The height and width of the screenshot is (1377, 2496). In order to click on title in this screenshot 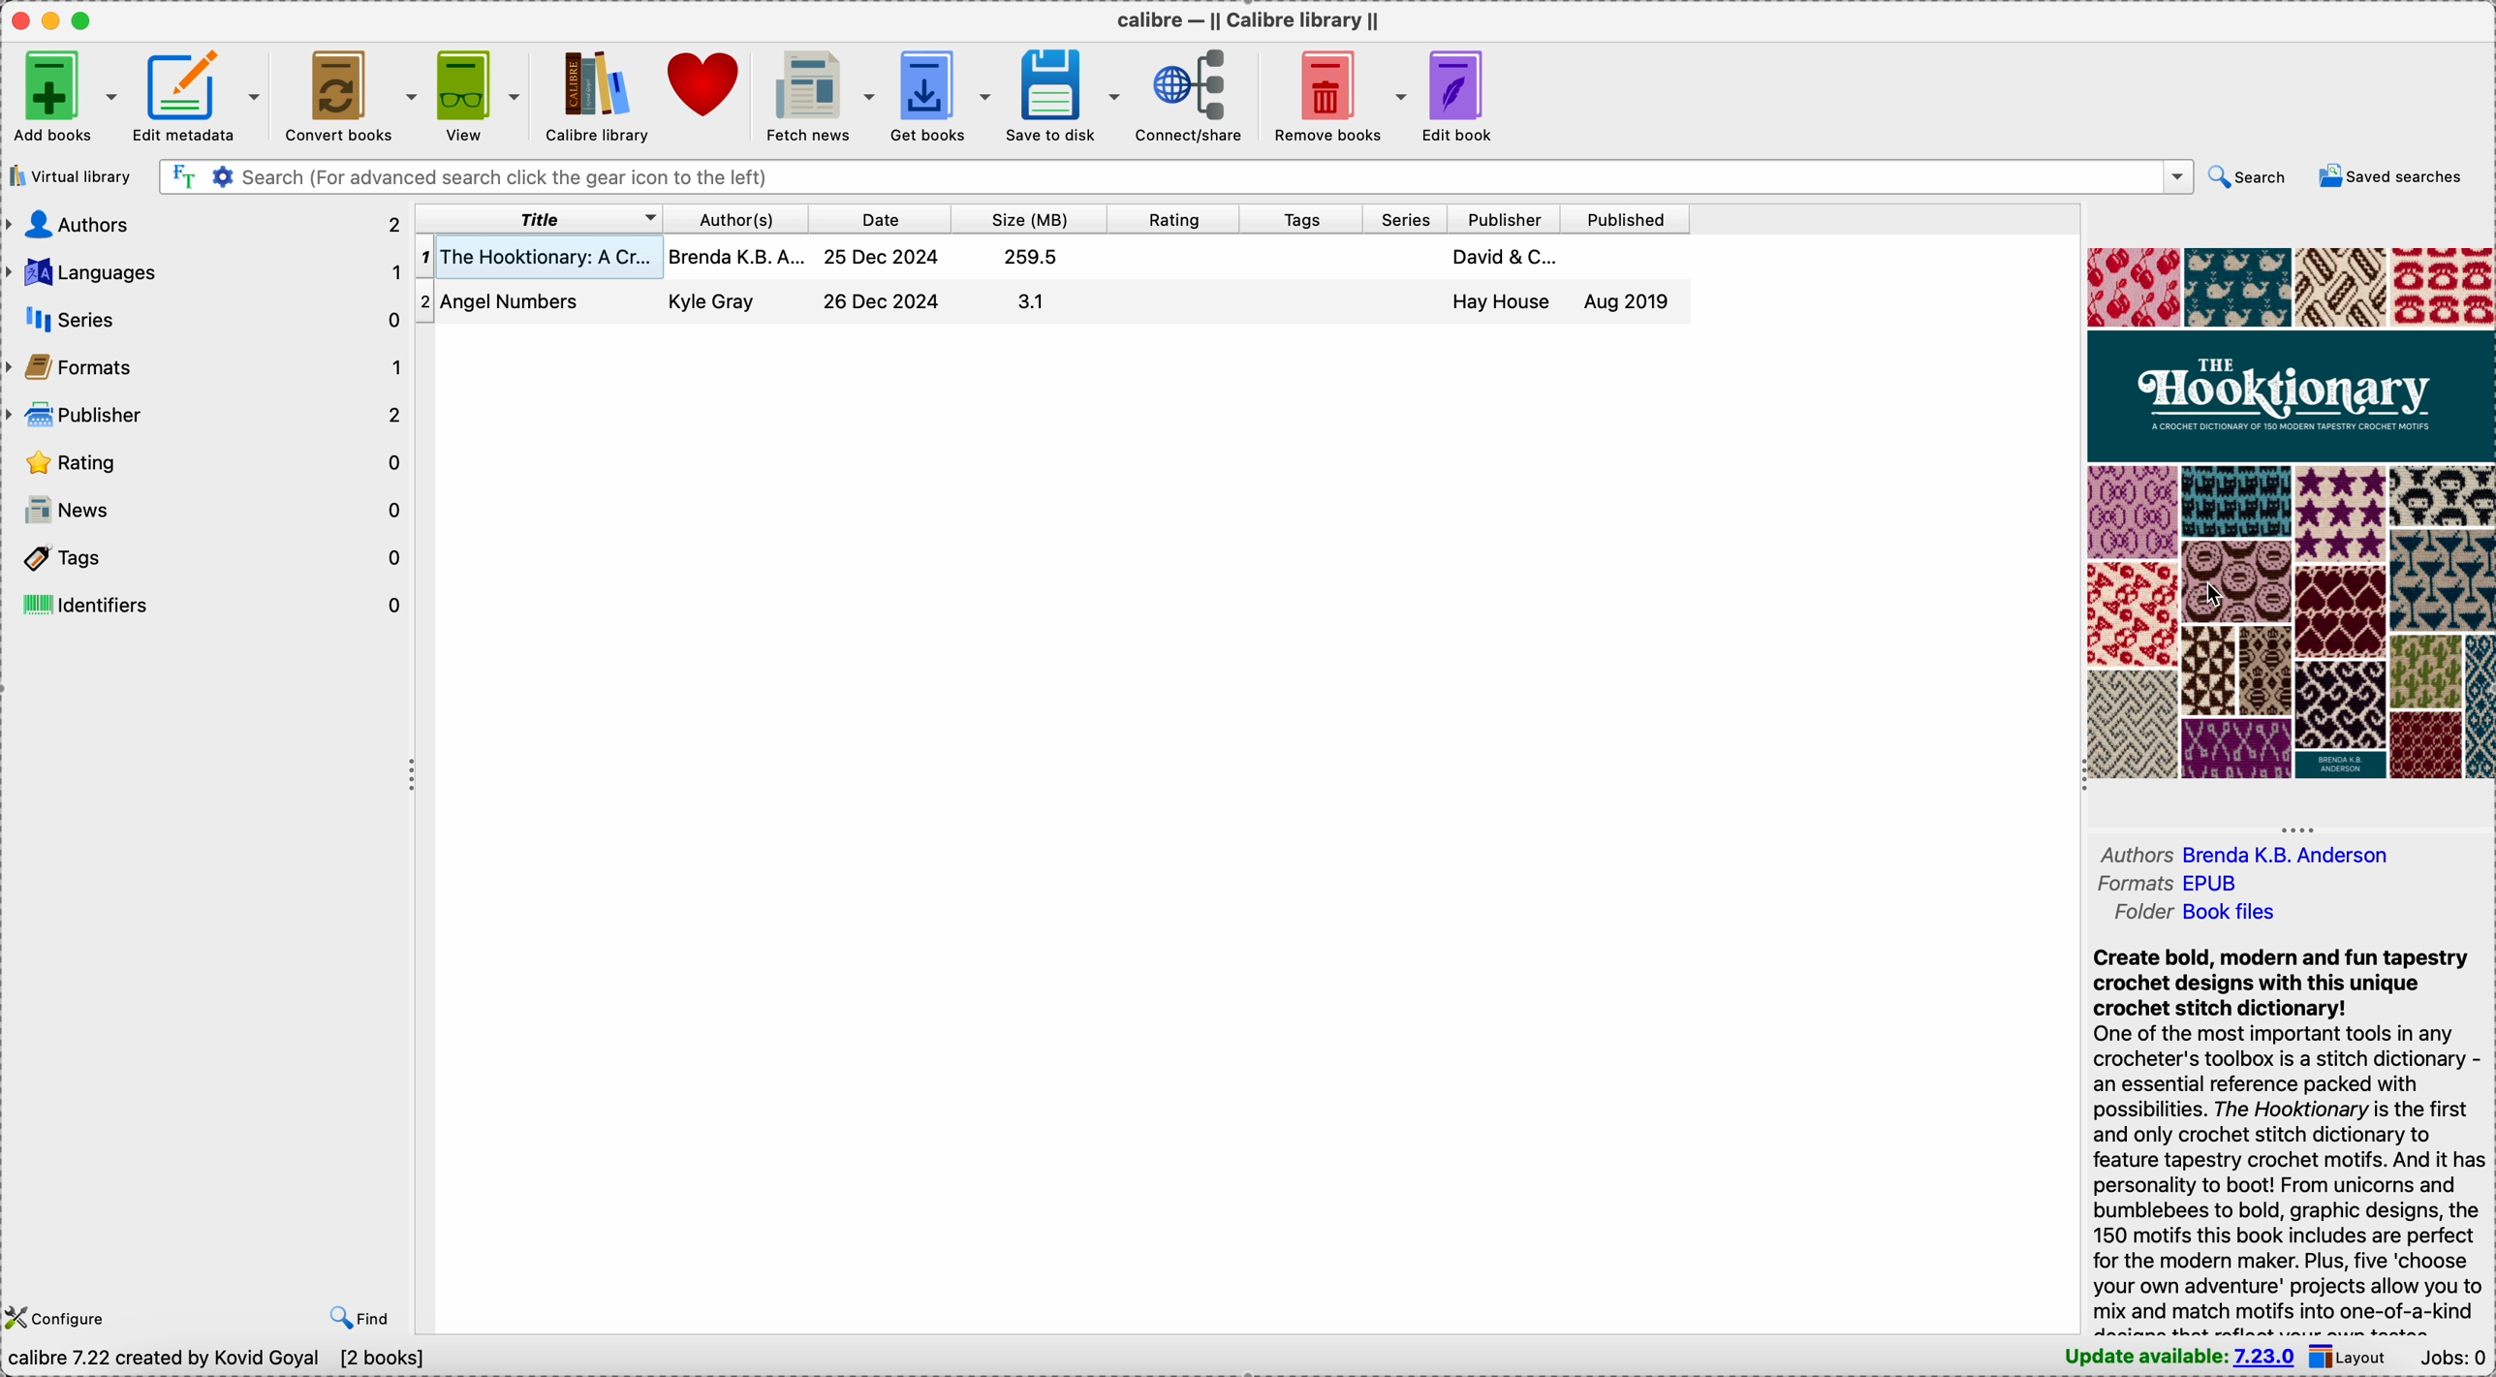, I will do `click(546, 217)`.